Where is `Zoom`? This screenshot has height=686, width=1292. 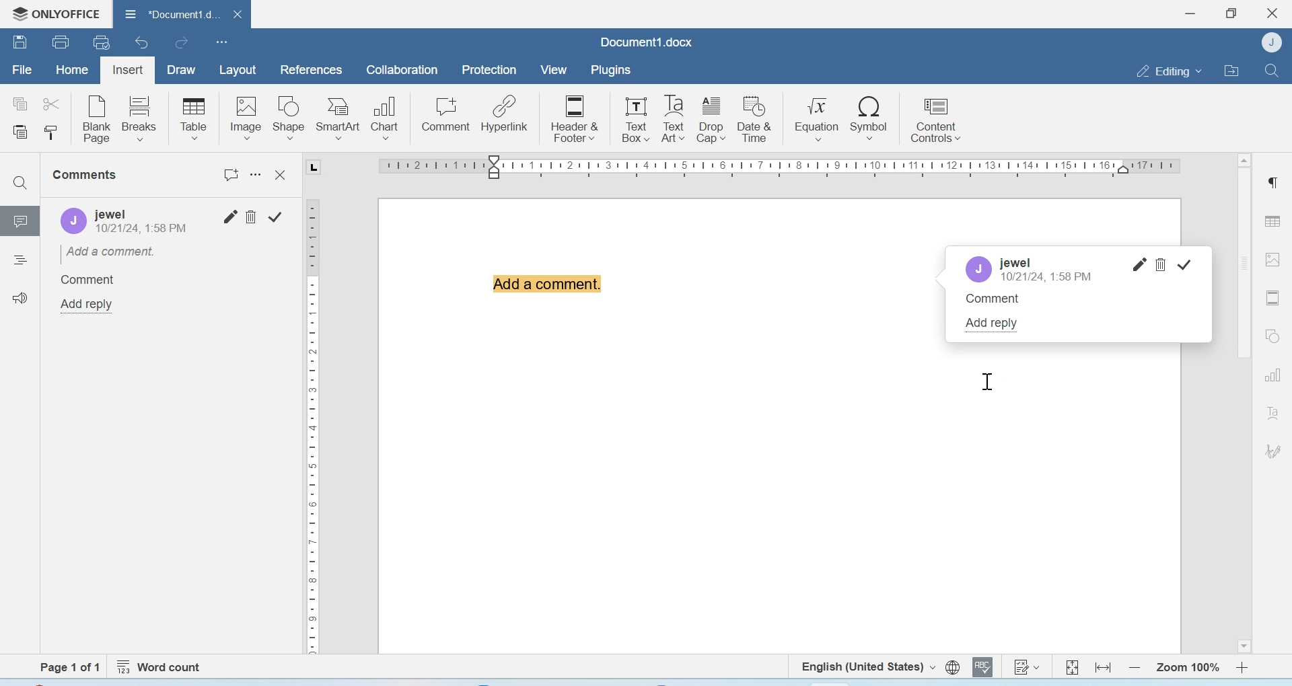
Zoom is located at coordinates (1186, 668).